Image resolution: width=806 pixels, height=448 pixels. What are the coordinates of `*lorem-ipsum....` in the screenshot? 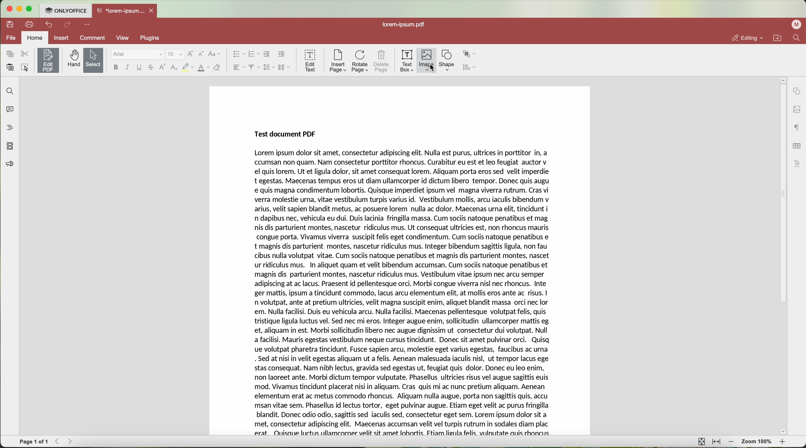 It's located at (120, 9).